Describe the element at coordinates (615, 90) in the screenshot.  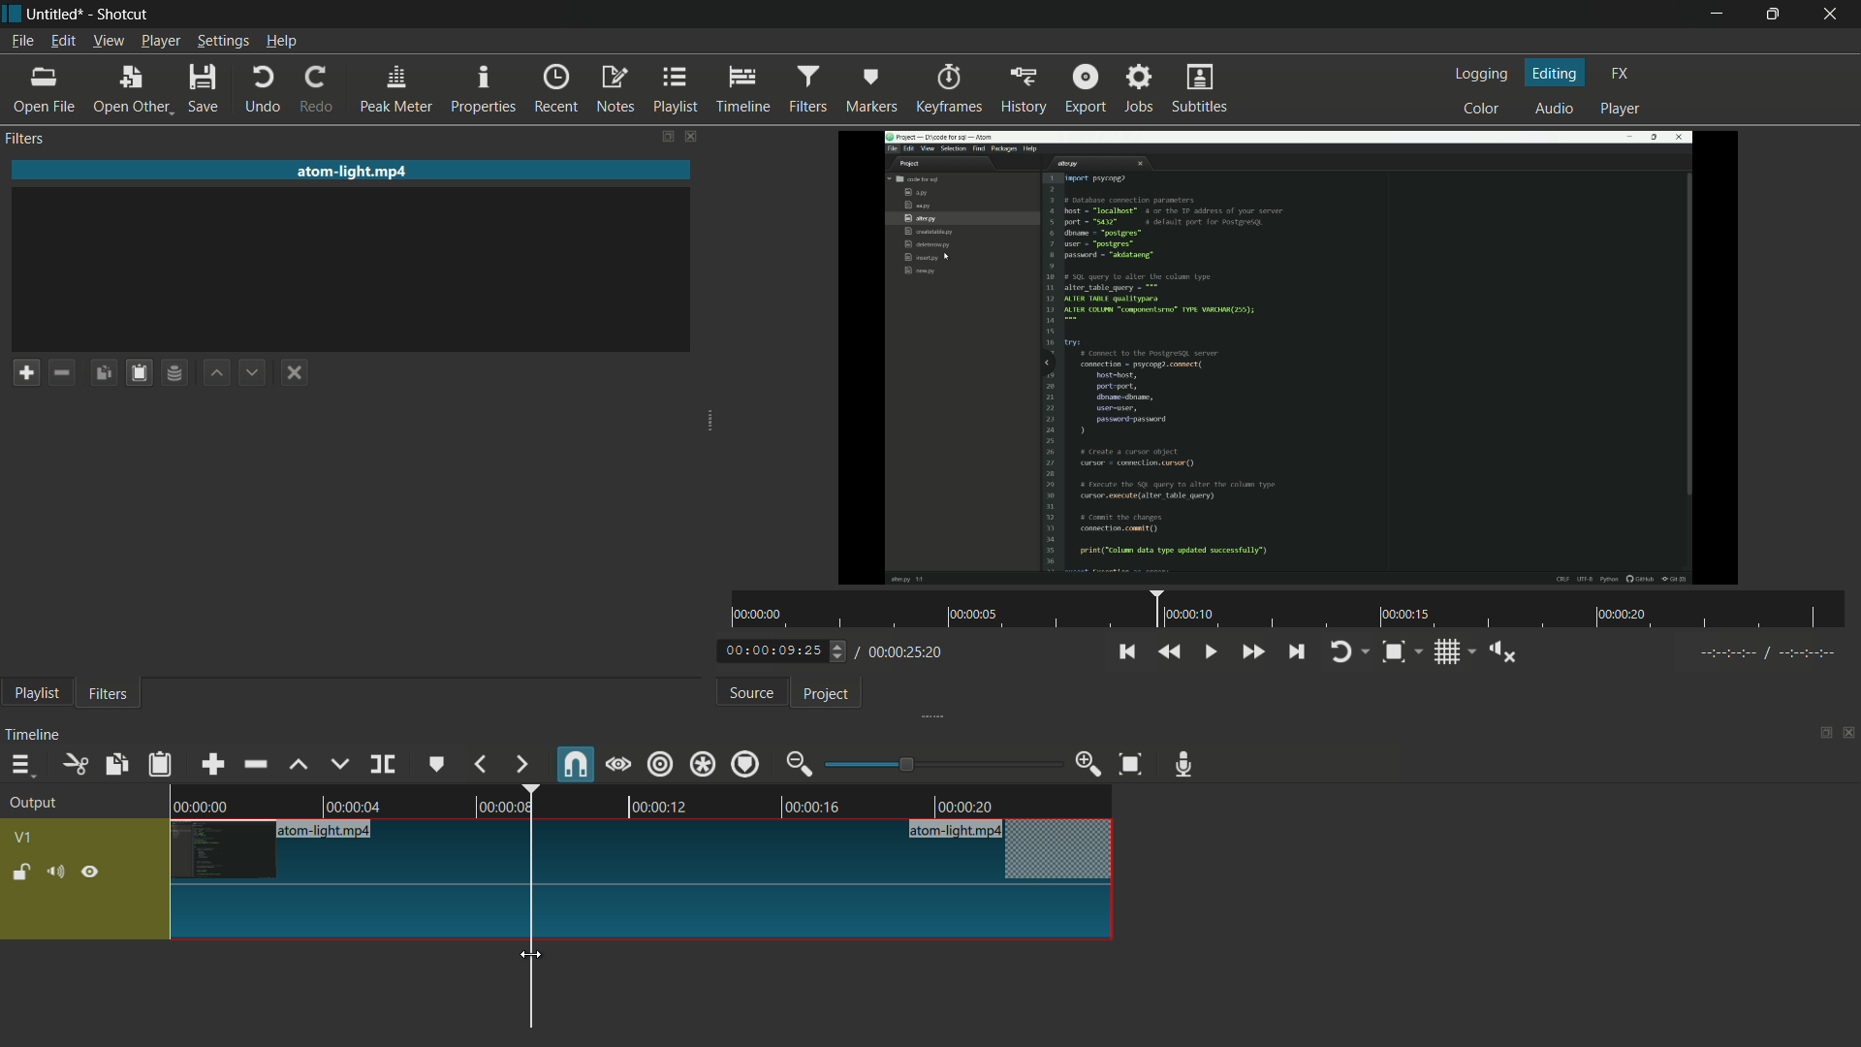
I see `notes` at that location.